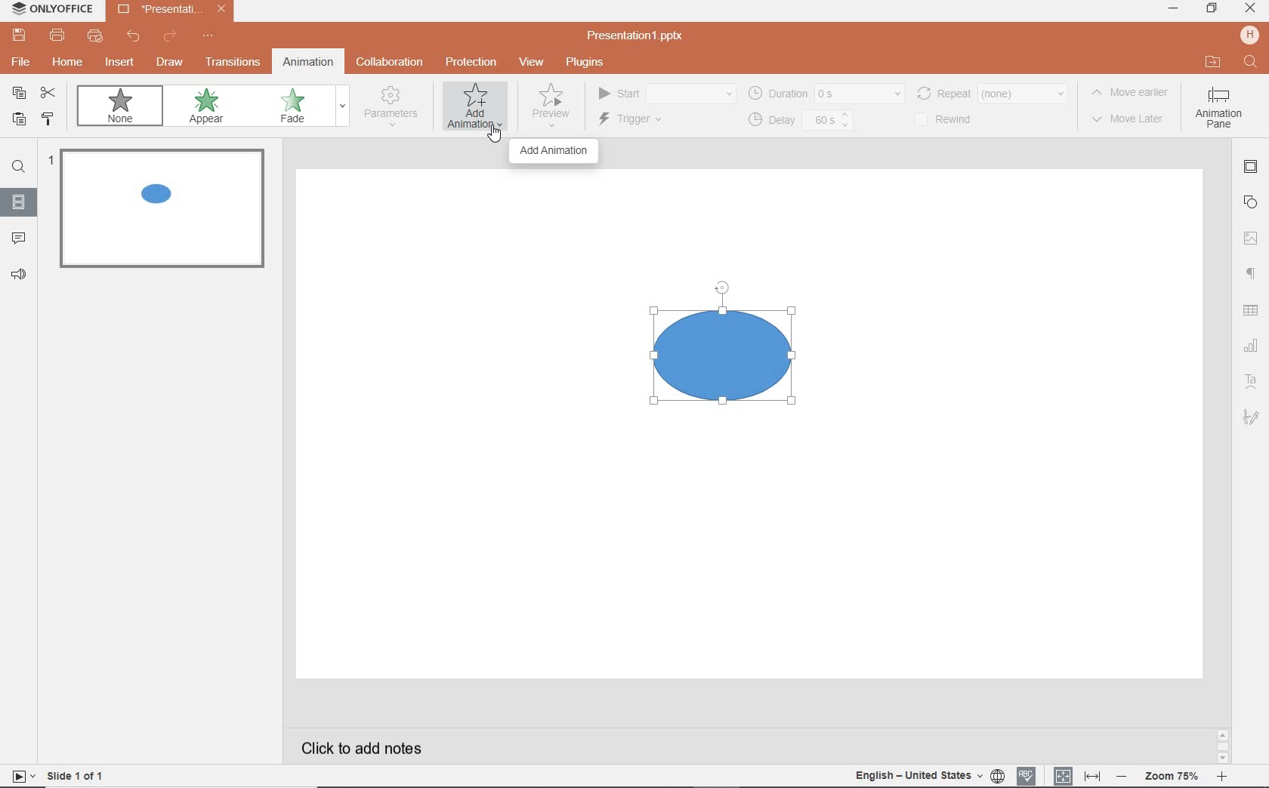 This screenshot has width=1269, height=788. I want to click on insert, so click(117, 63).